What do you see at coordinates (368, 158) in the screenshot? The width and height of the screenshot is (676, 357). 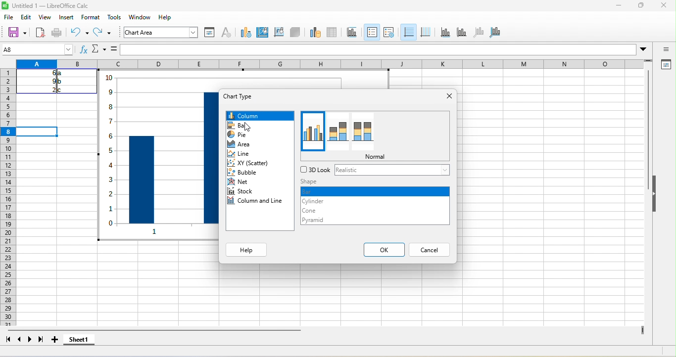 I see `column b` at bounding box center [368, 158].